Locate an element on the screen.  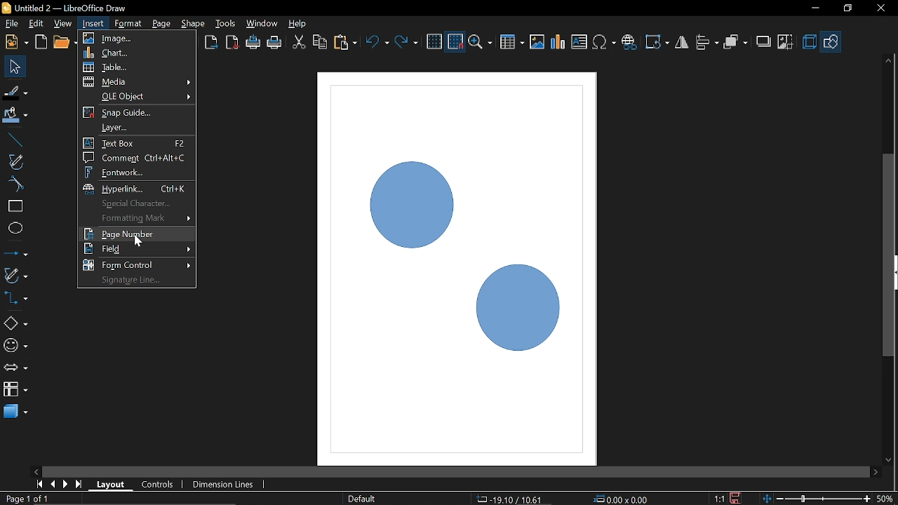
Location is located at coordinates (507, 498).